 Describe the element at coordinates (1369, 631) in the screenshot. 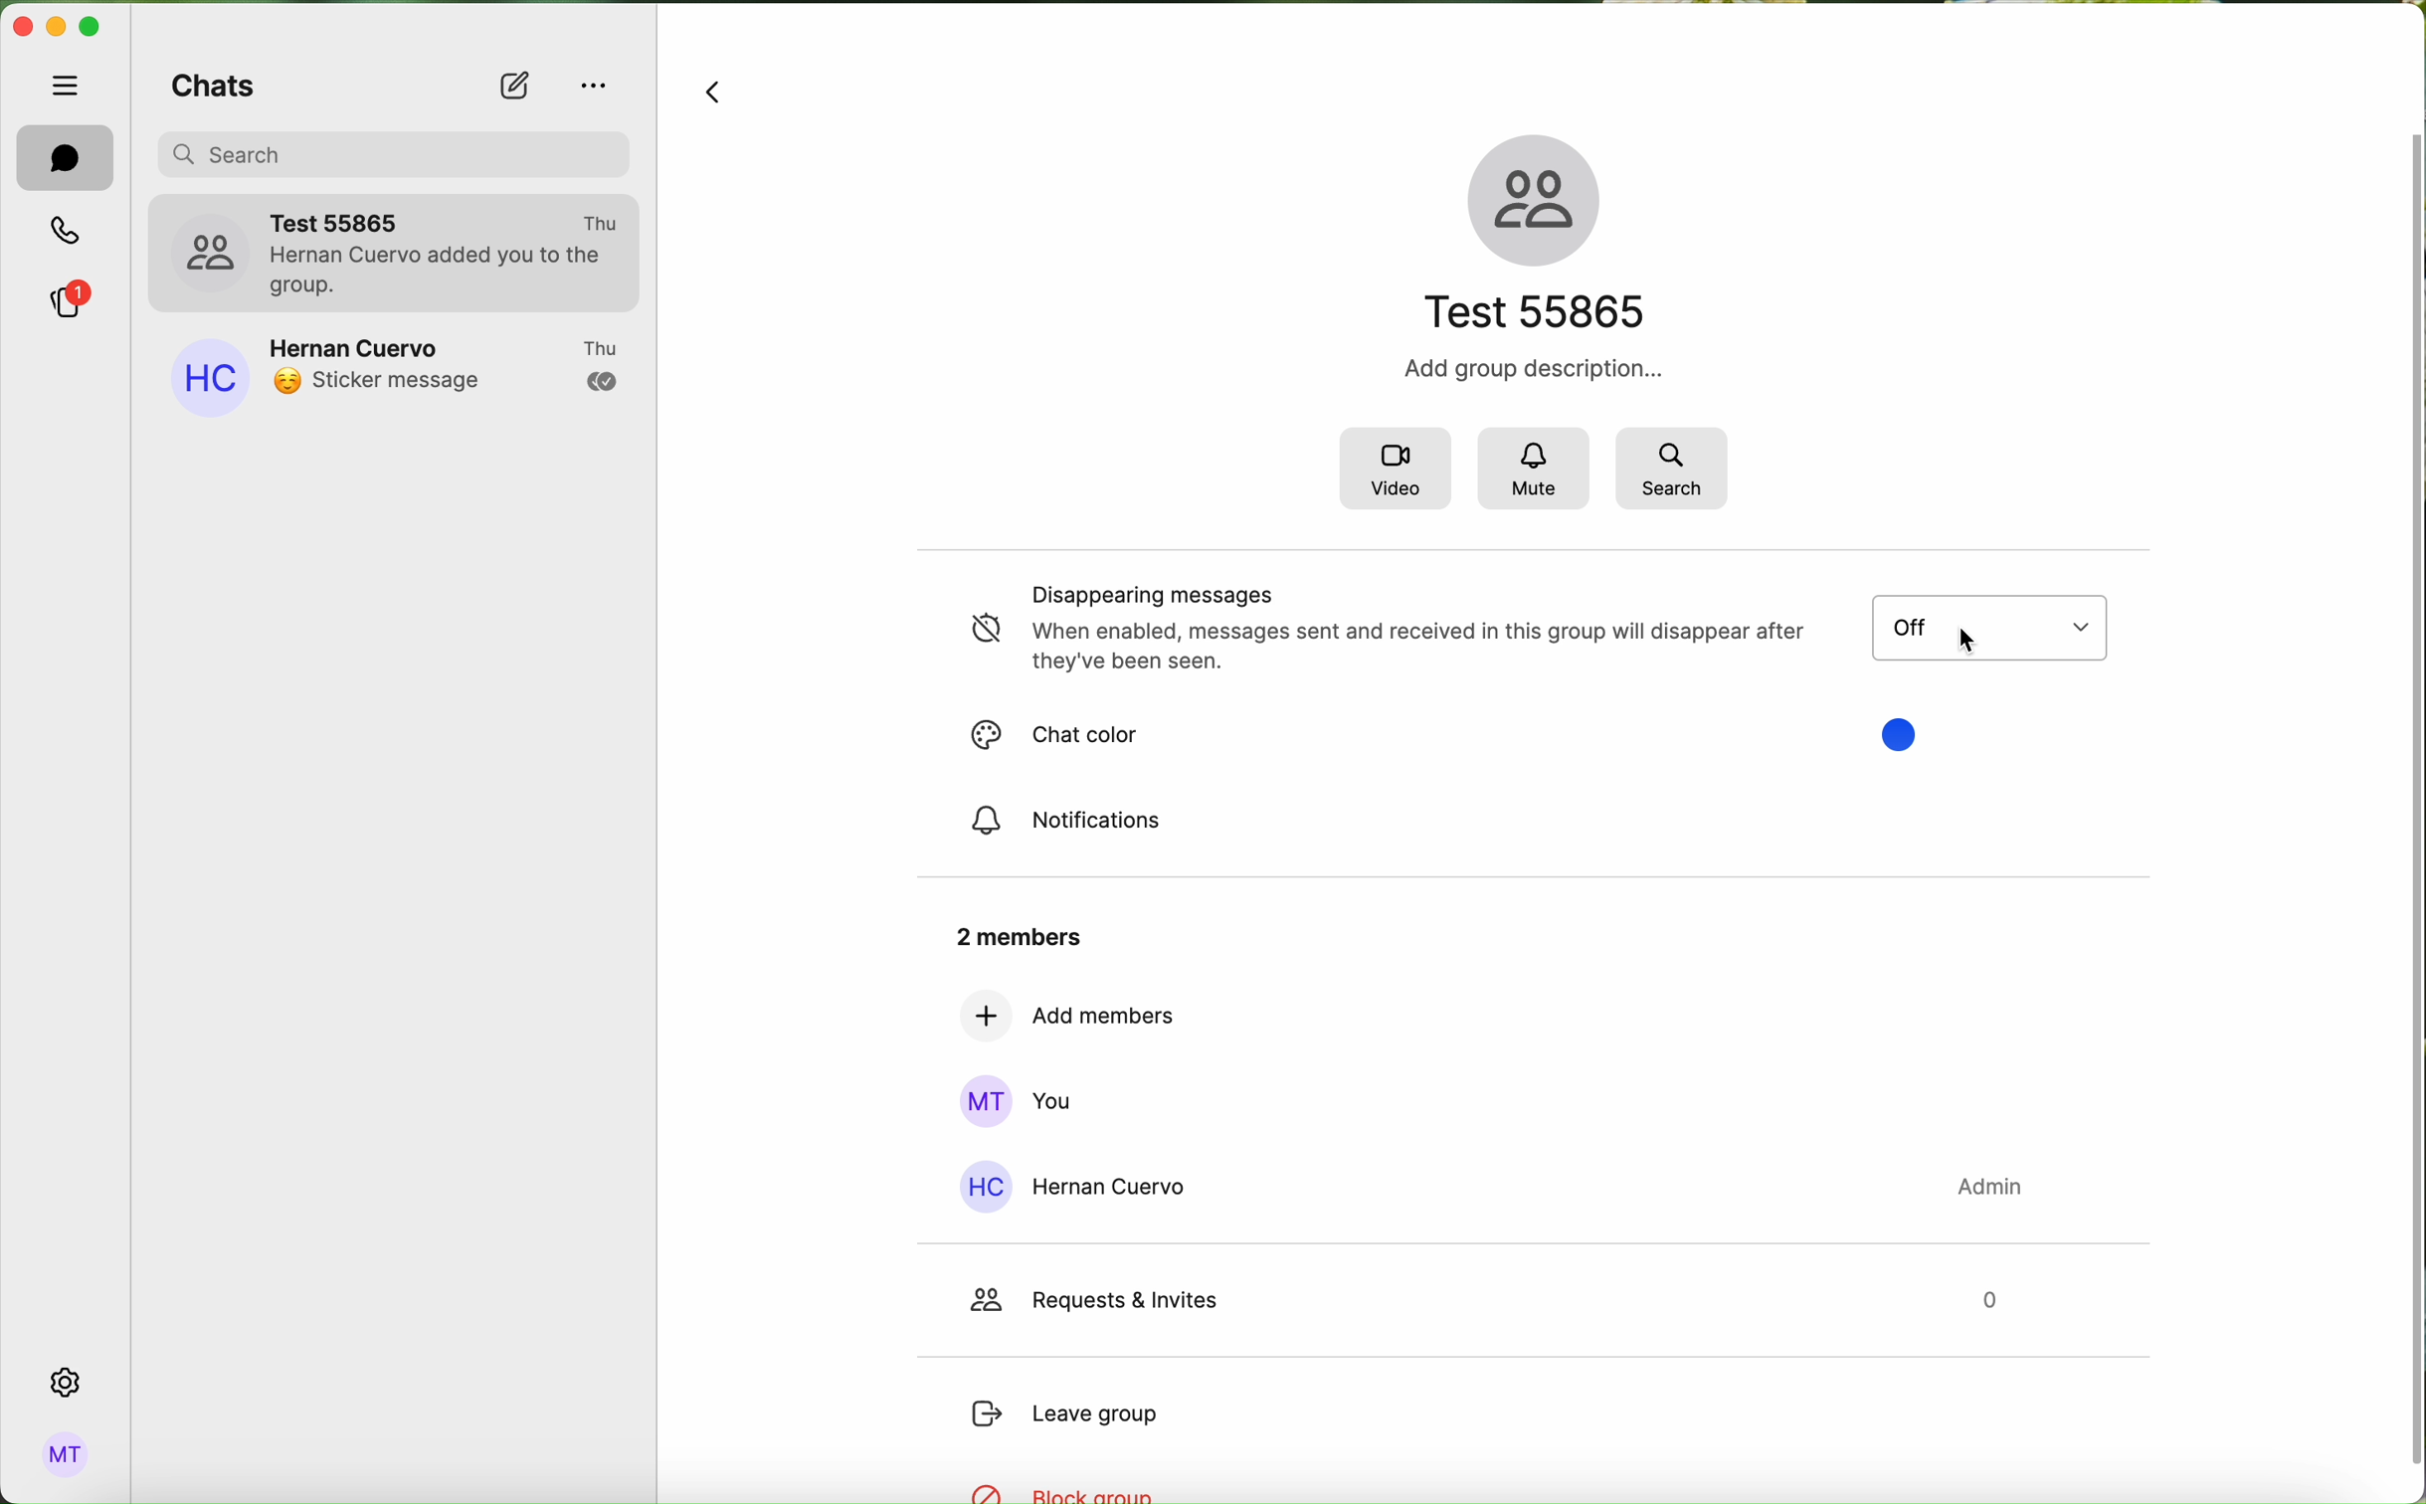

I see `disappearing messages` at that location.